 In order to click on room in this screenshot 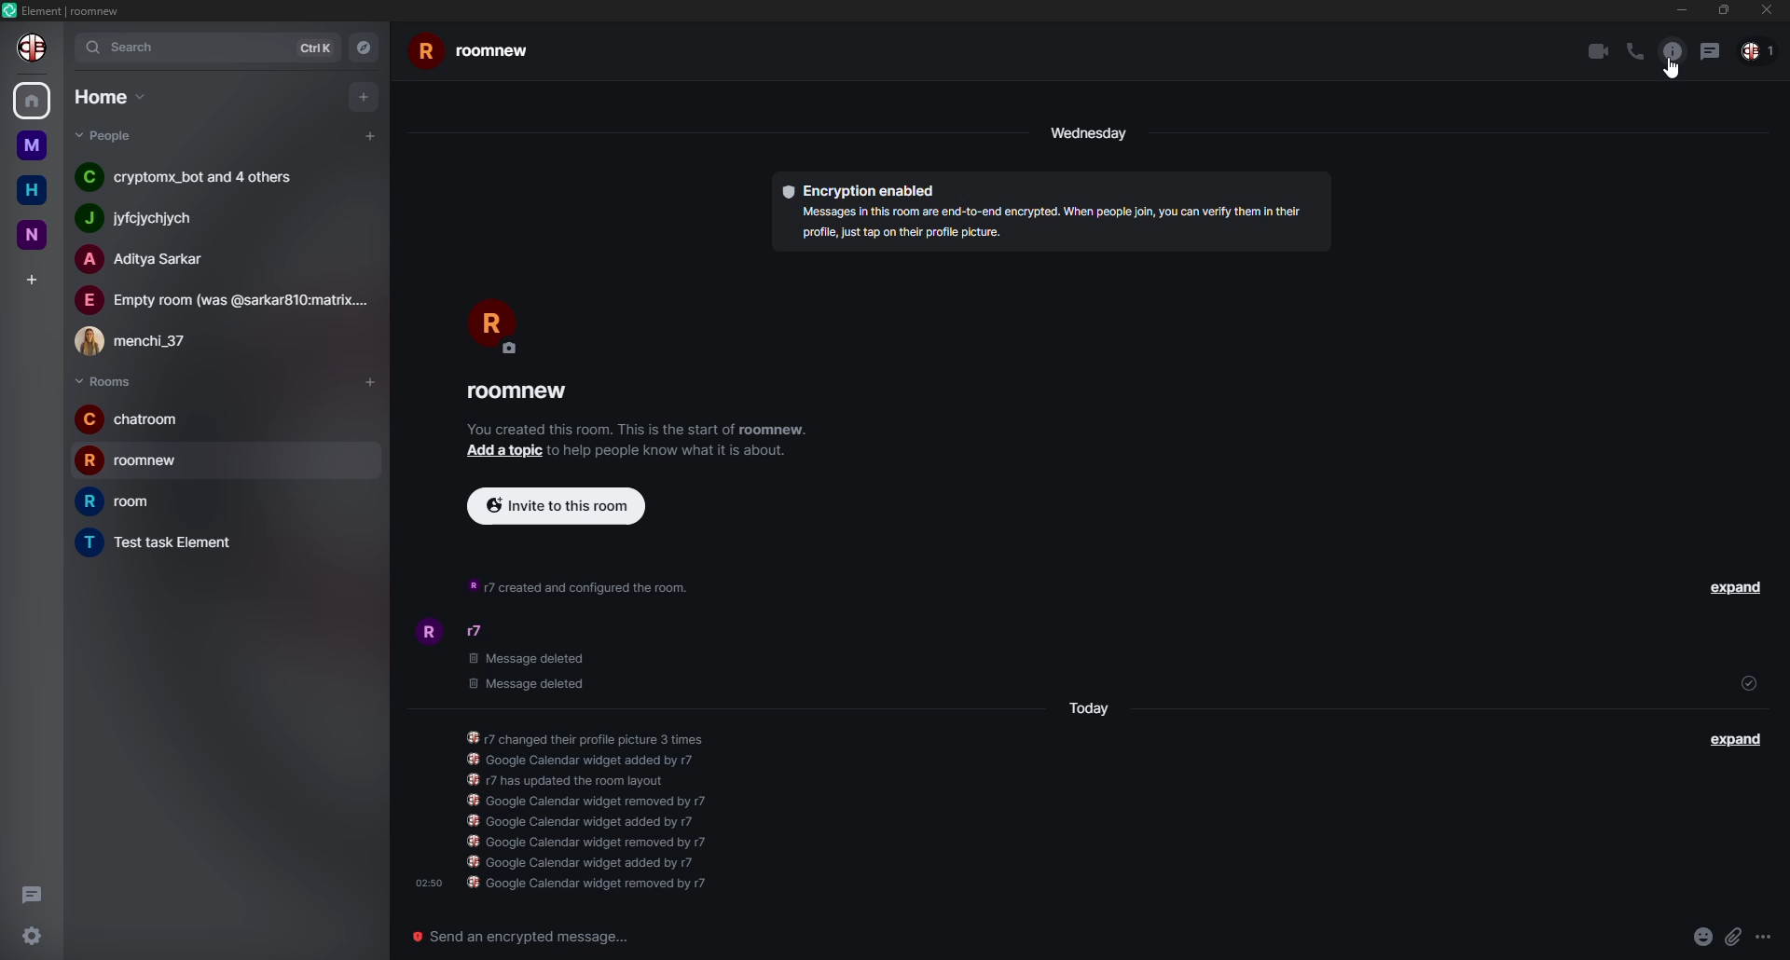, I will do `click(35, 234)`.